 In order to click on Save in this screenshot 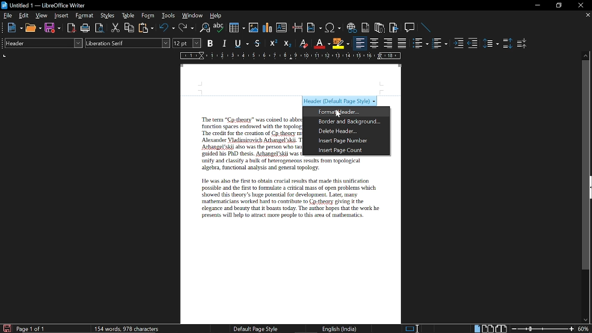, I will do `click(53, 28)`.